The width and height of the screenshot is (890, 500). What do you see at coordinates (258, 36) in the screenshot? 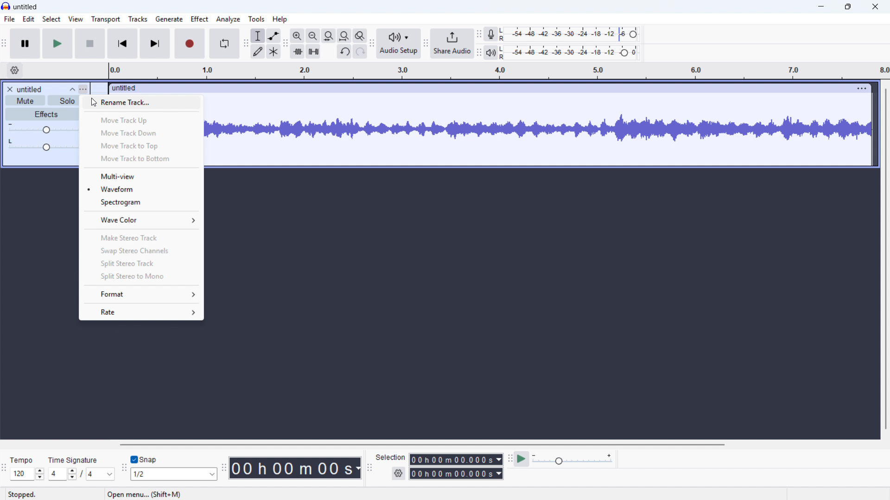
I see `Selection tool ` at bounding box center [258, 36].